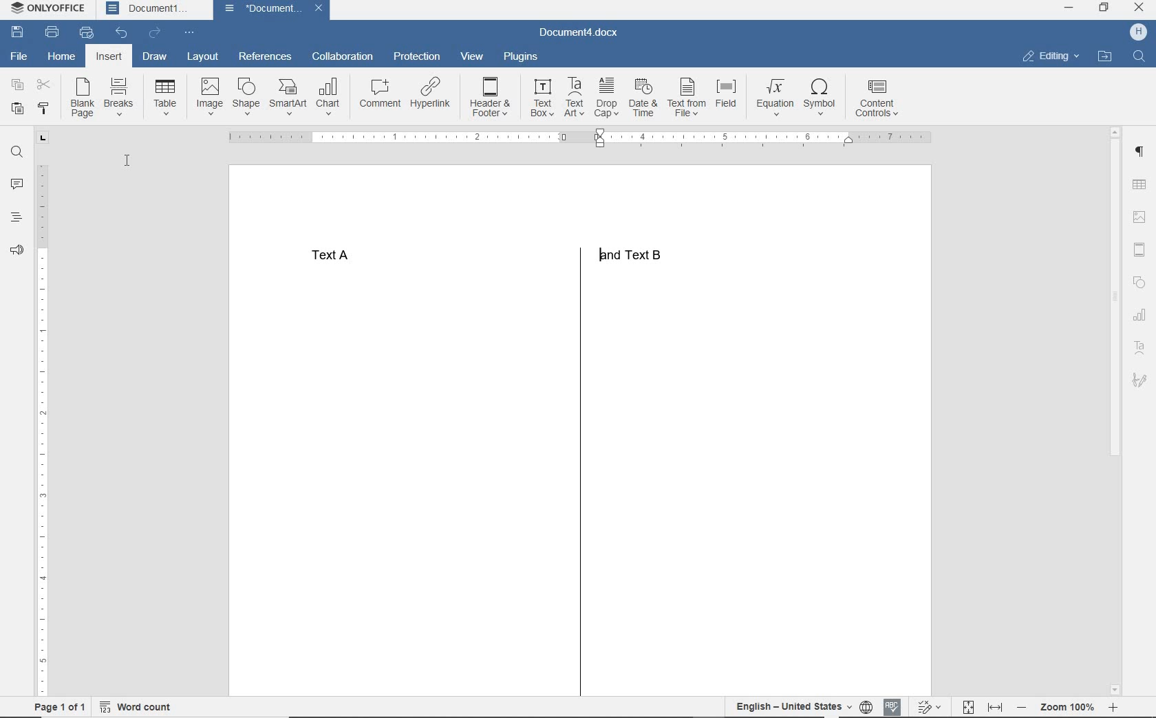 The width and height of the screenshot is (1156, 718). What do you see at coordinates (248, 97) in the screenshot?
I see `SHAPE` at bounding box center [248, 97].